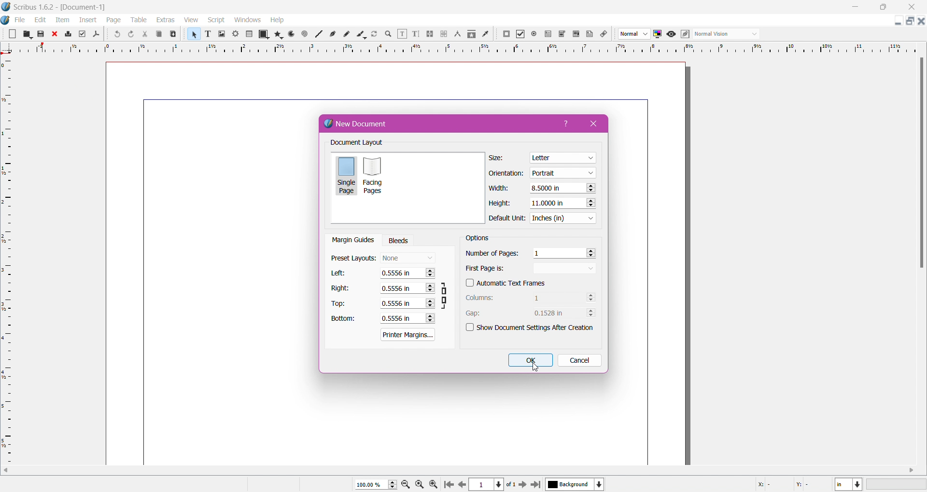 The width and height of the screenshot is (927, 492). What do you see at coordinates (374, 35) in the screenshot?
I see `refresh` at bounding box center [374, 35].